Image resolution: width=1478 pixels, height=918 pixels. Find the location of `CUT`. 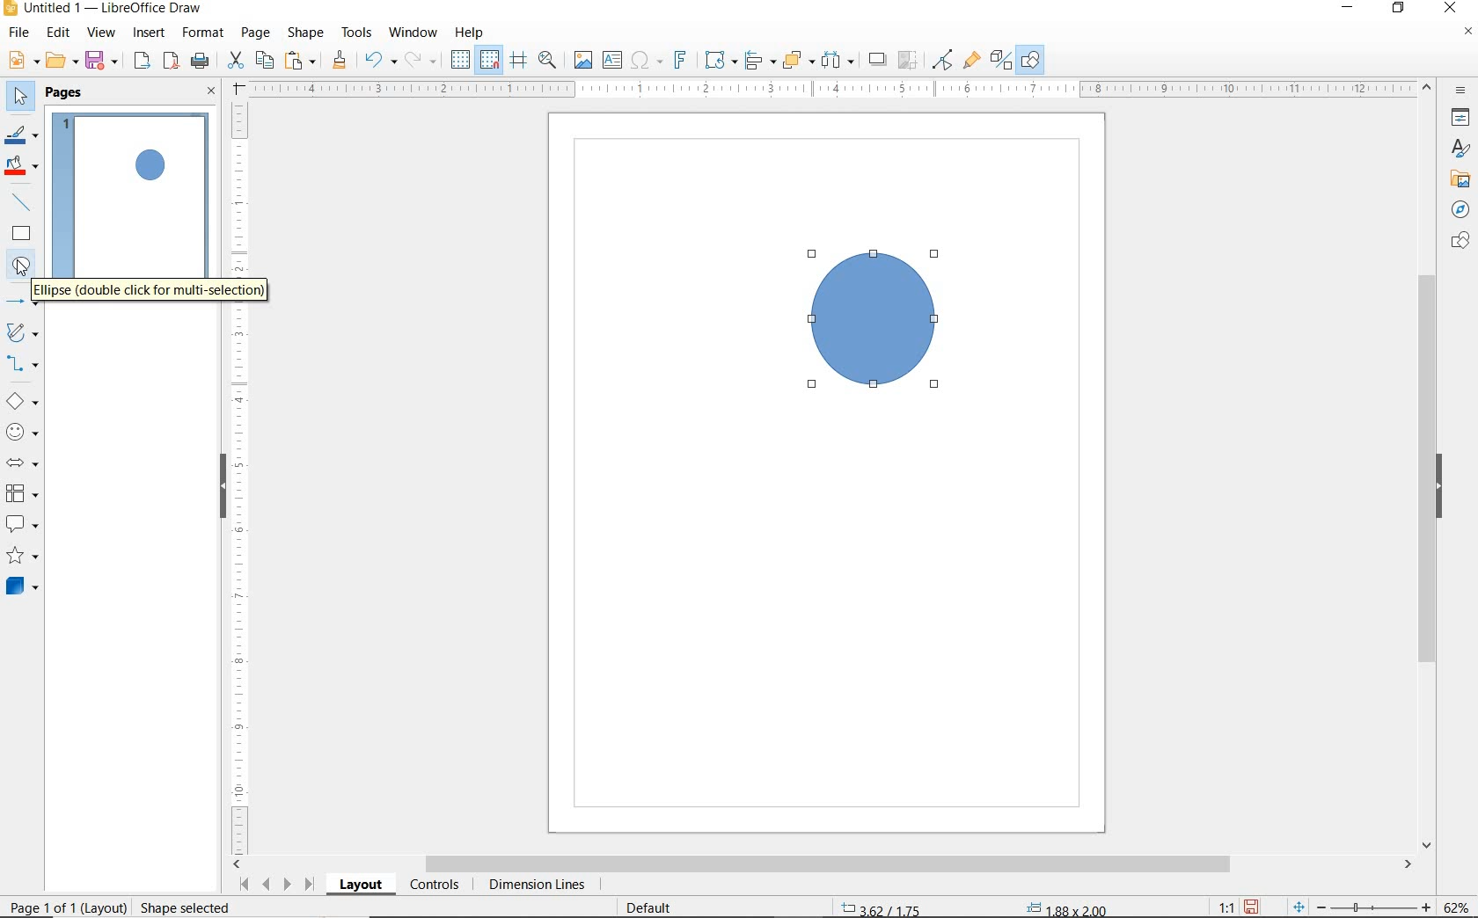

CUT is located at coordinates (236, 61).